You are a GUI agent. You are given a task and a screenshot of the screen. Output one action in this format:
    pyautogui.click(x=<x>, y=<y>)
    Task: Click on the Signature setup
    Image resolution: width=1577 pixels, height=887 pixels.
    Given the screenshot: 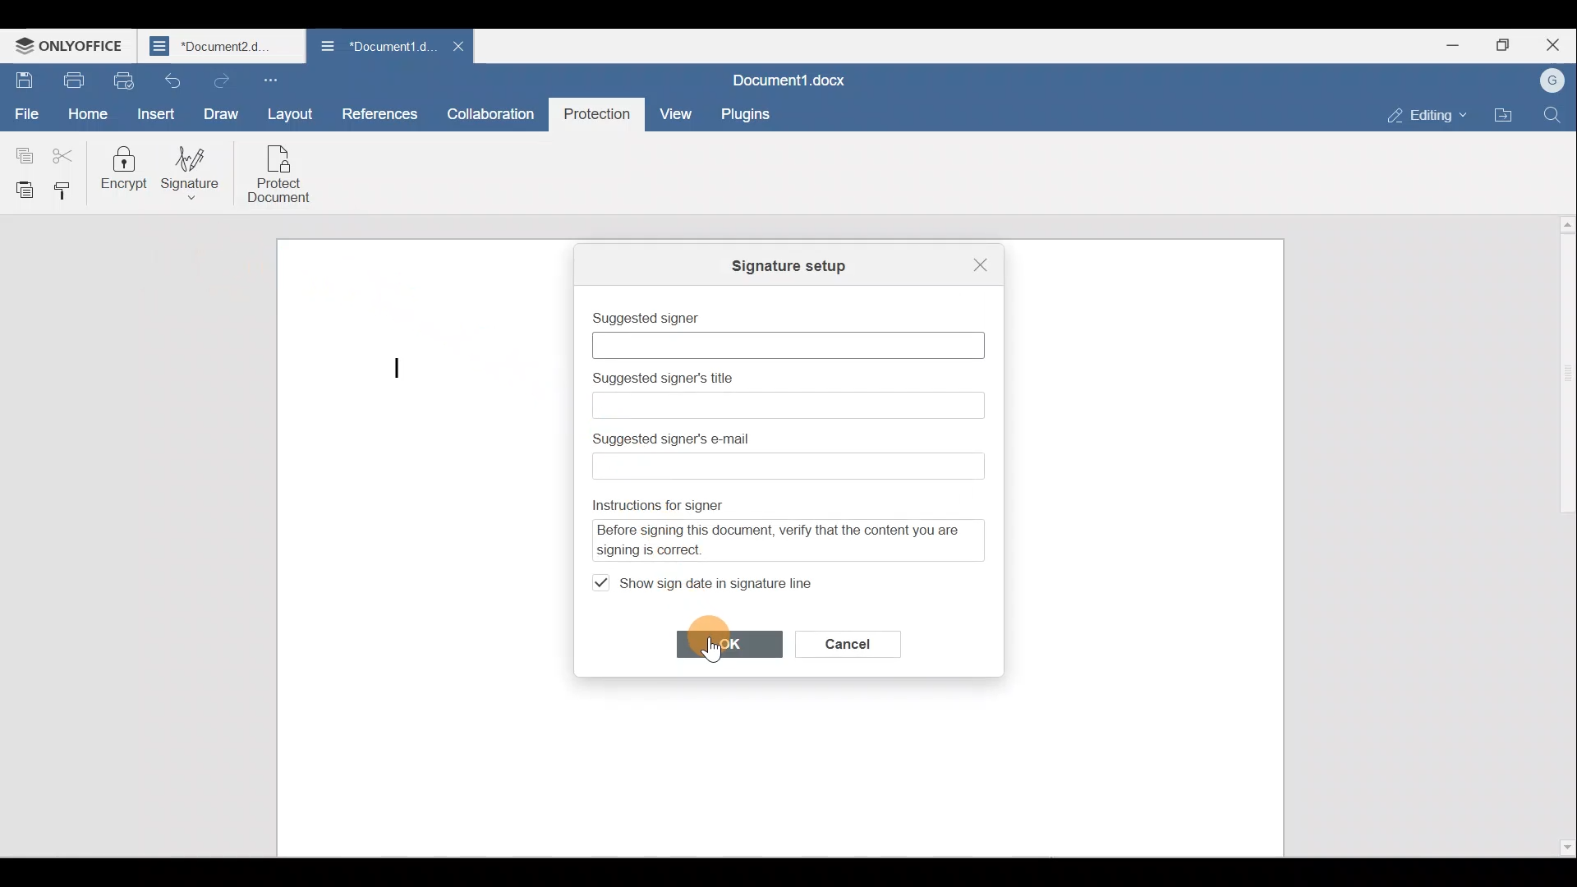 What is the action you would take?
    pyautogui.click(x=792, y=264)
    